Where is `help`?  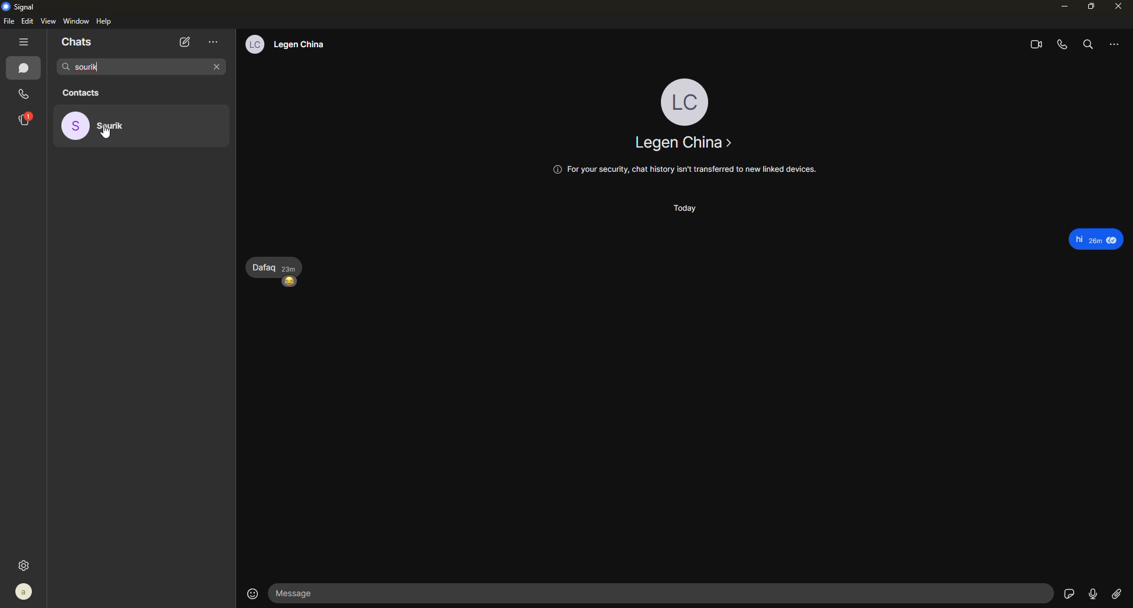 help is located at coordinates (104, 22).